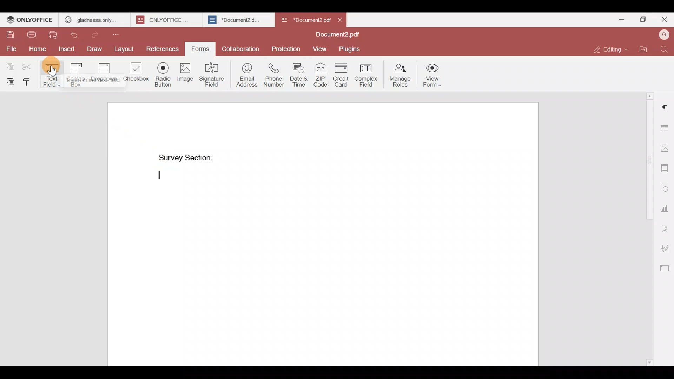 The width and height of the screenshot is (674, 379). What do you see at coordinates (7, 32) in the screenshot?
I see `Save` at bounding box center [7, 32].